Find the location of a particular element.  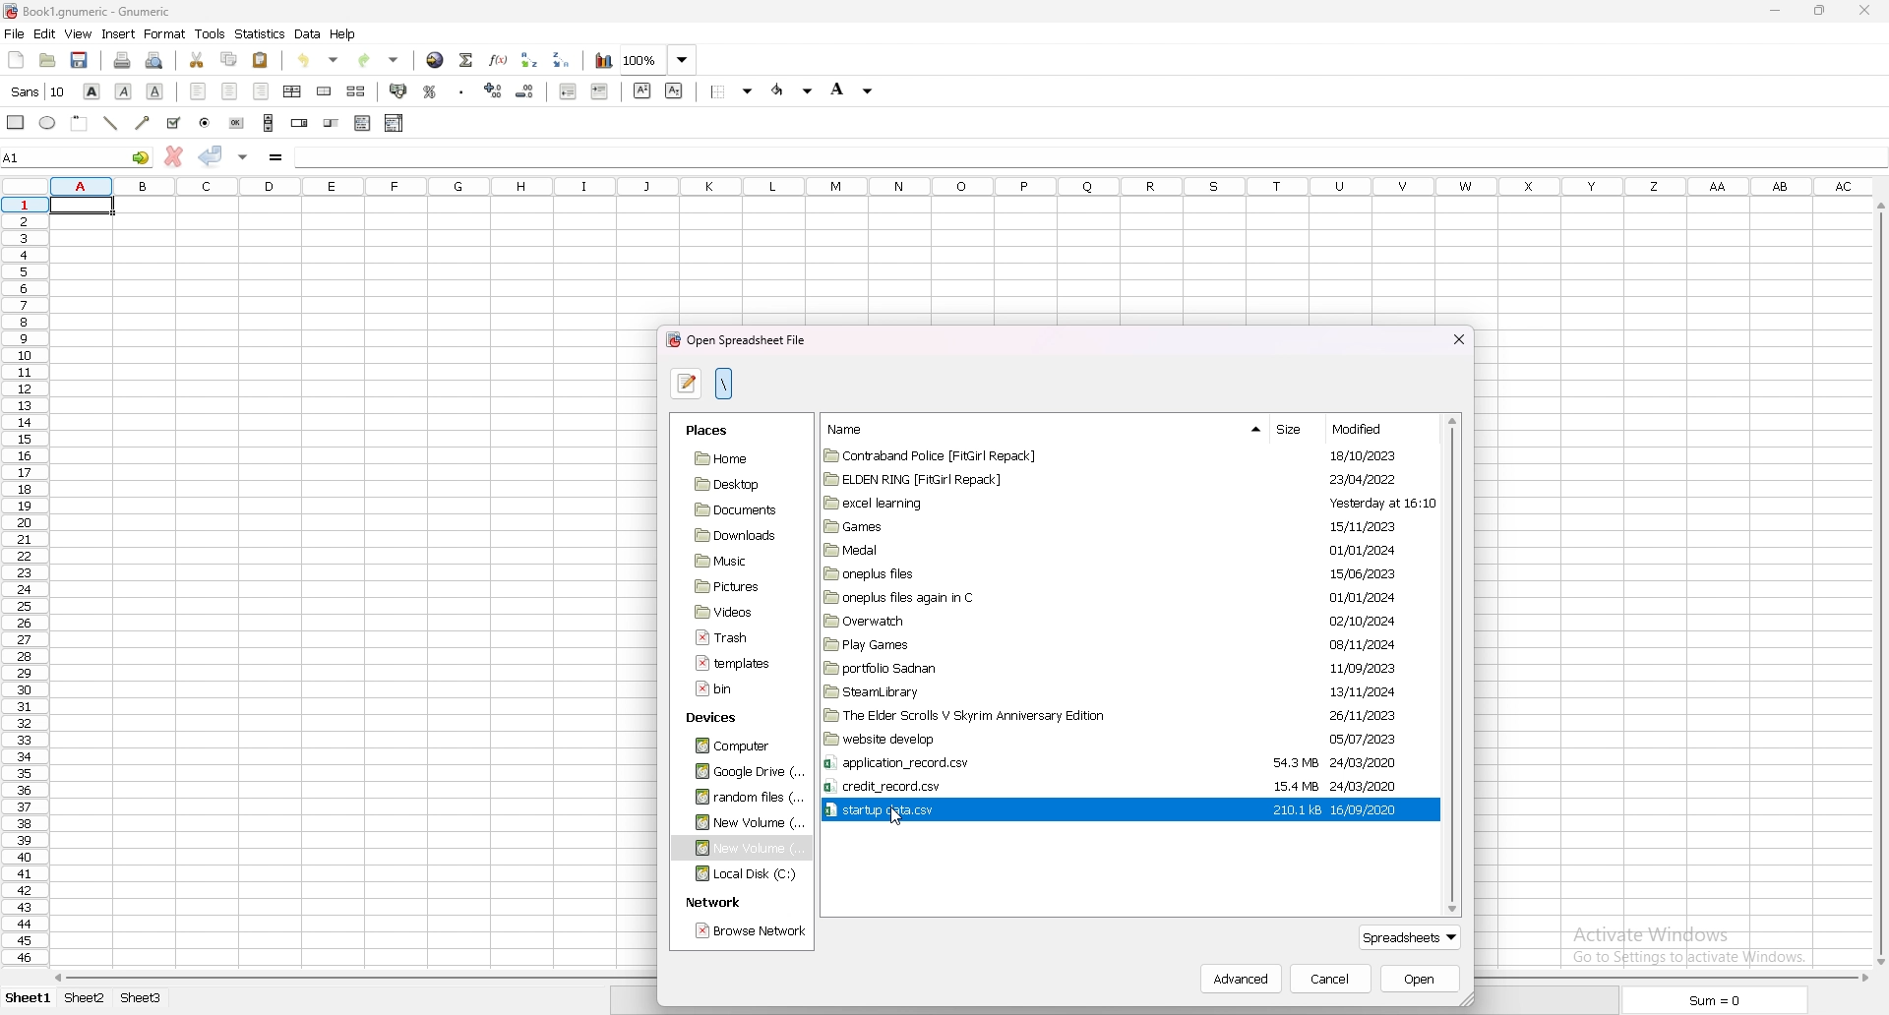

redo is located at coordinates (381, 61).